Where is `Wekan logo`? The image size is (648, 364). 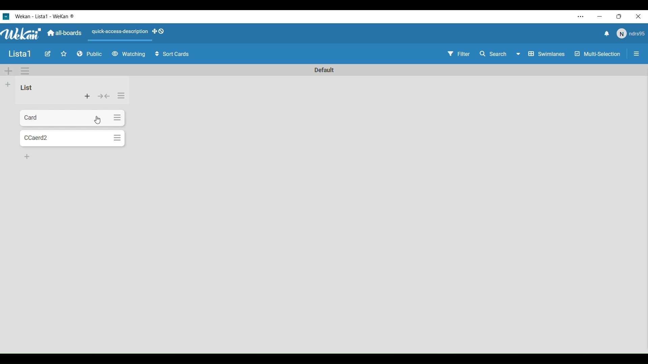 Wekan logo is located at coordinates (6, 16).